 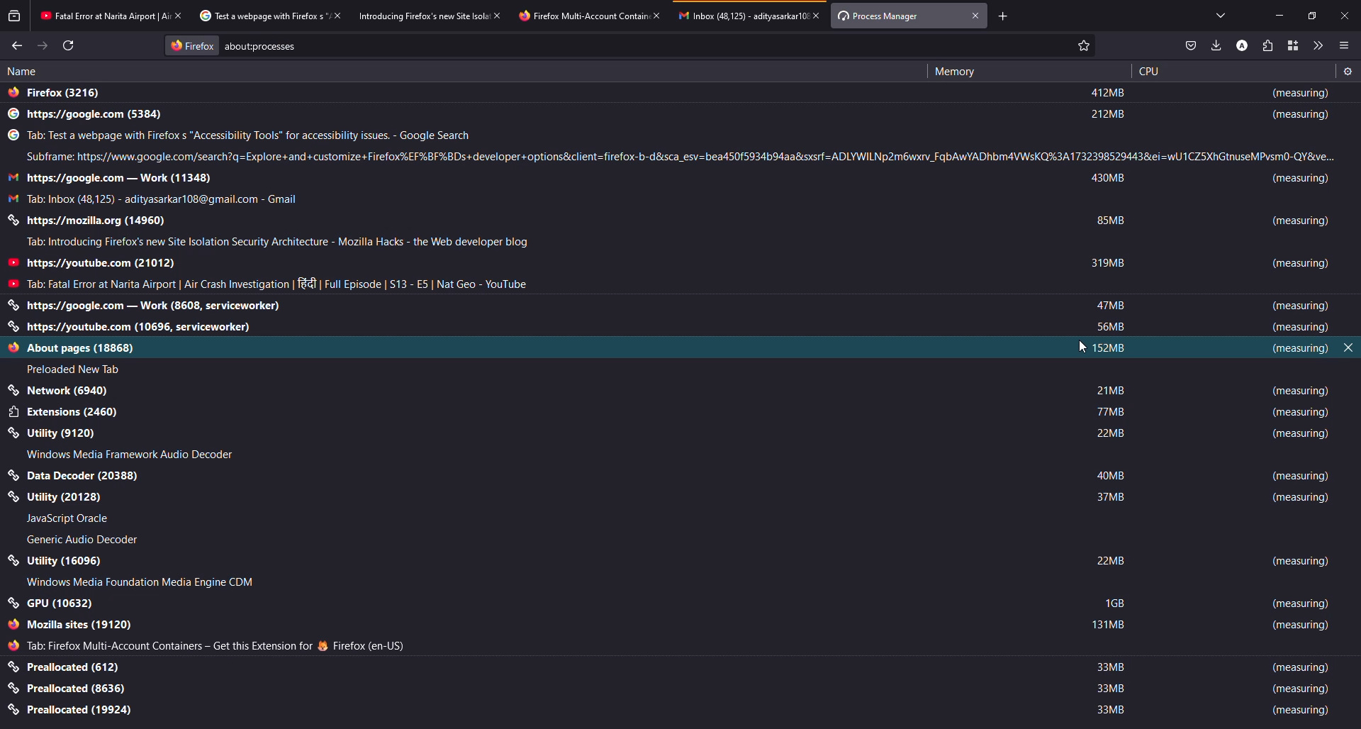 What do you see at coordinates (111, 178) in the screenshot?
I see `https://google.com - work (11348)` at bounding box center [111, 178].